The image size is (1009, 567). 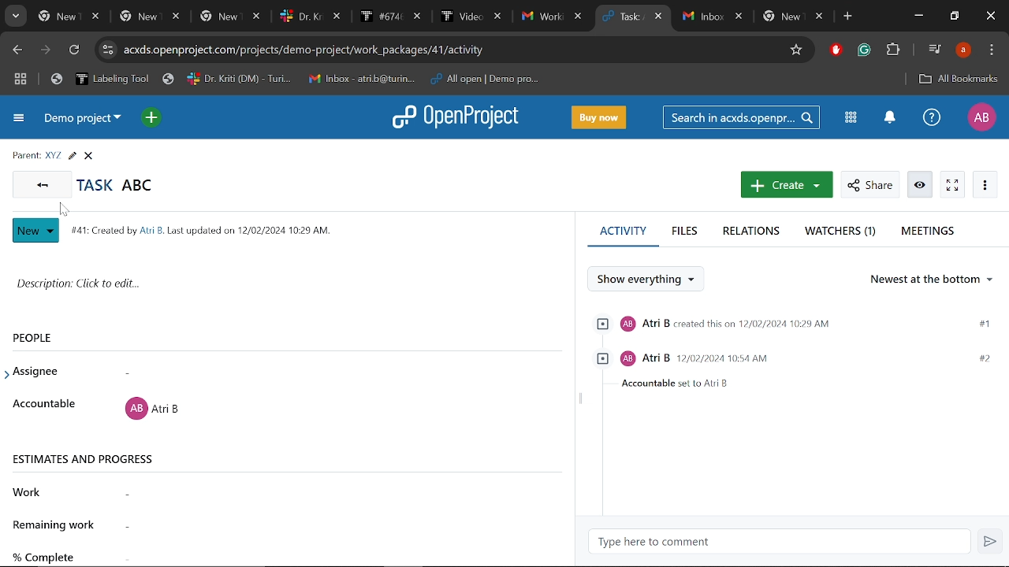 What do you see at coordinates (89, 157) in the screenshot?
I see `Close` at bounding box center [89, 157].